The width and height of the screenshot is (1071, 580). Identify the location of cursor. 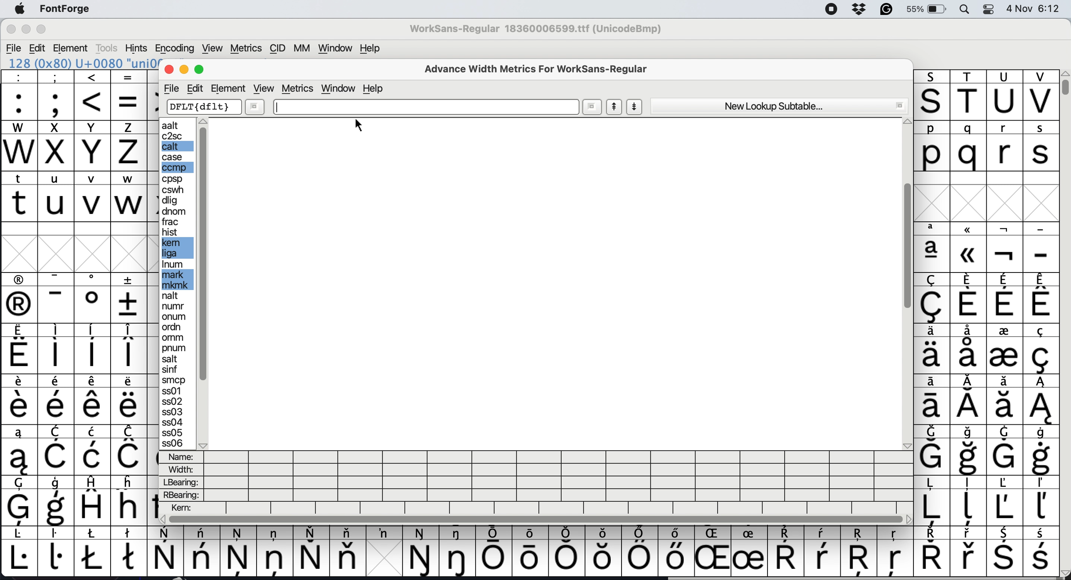
(359, 125).